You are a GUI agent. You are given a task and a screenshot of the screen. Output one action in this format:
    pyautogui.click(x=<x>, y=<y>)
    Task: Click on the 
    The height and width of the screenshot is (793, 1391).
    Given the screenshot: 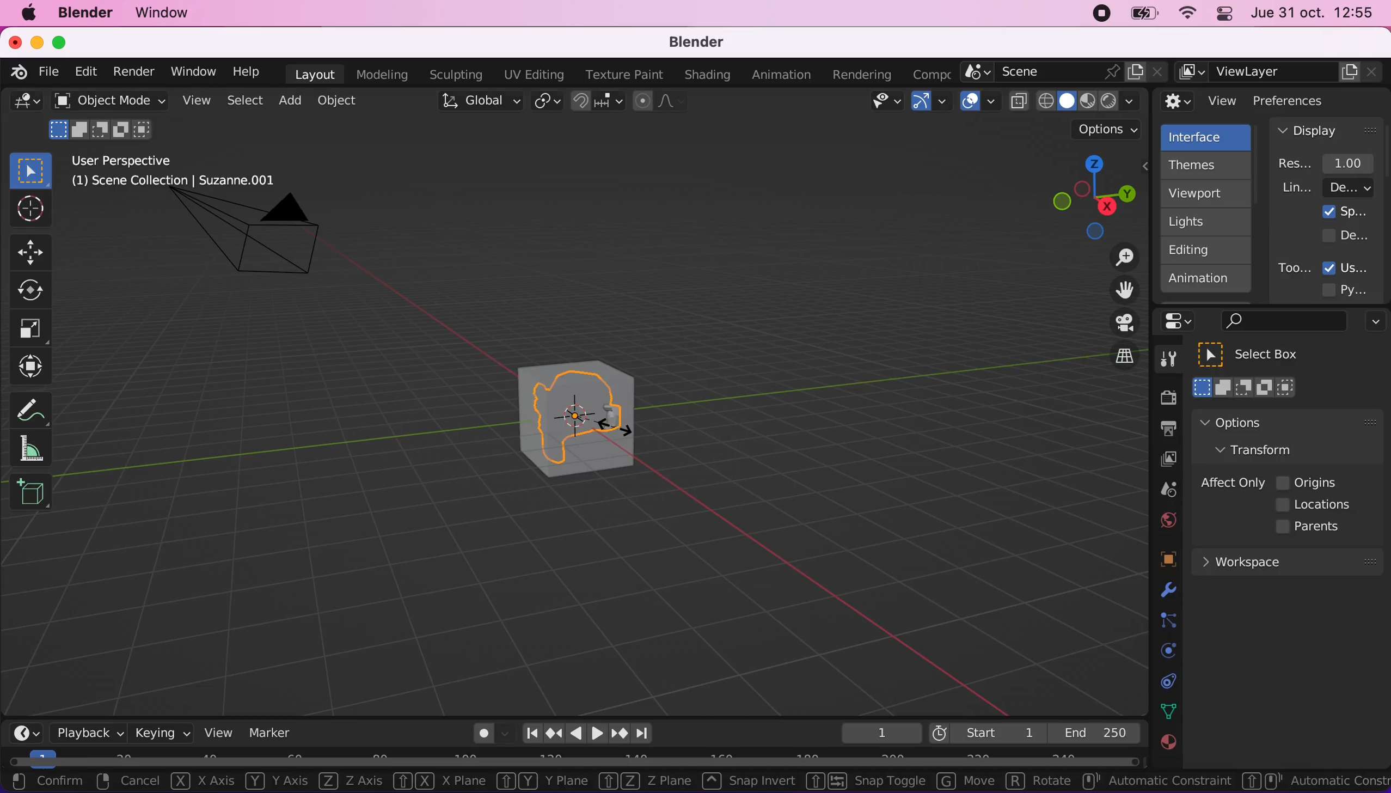 What is the action you would take?
    pyautogui.click(x=36, y=291)
    